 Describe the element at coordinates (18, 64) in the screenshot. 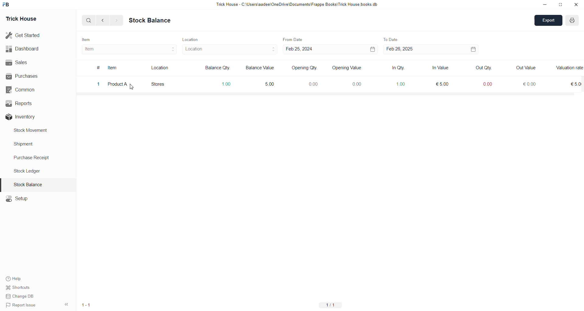

I see `Sales` at that location.